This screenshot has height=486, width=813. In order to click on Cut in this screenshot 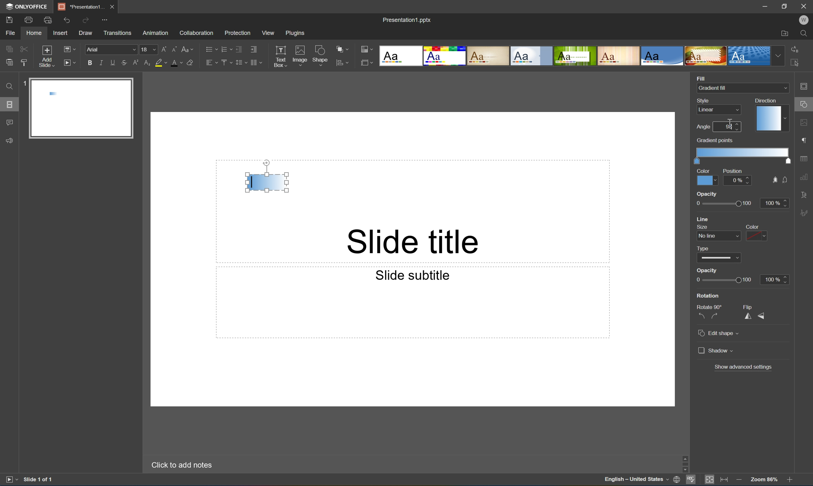, I will do `click(23, 48)`.